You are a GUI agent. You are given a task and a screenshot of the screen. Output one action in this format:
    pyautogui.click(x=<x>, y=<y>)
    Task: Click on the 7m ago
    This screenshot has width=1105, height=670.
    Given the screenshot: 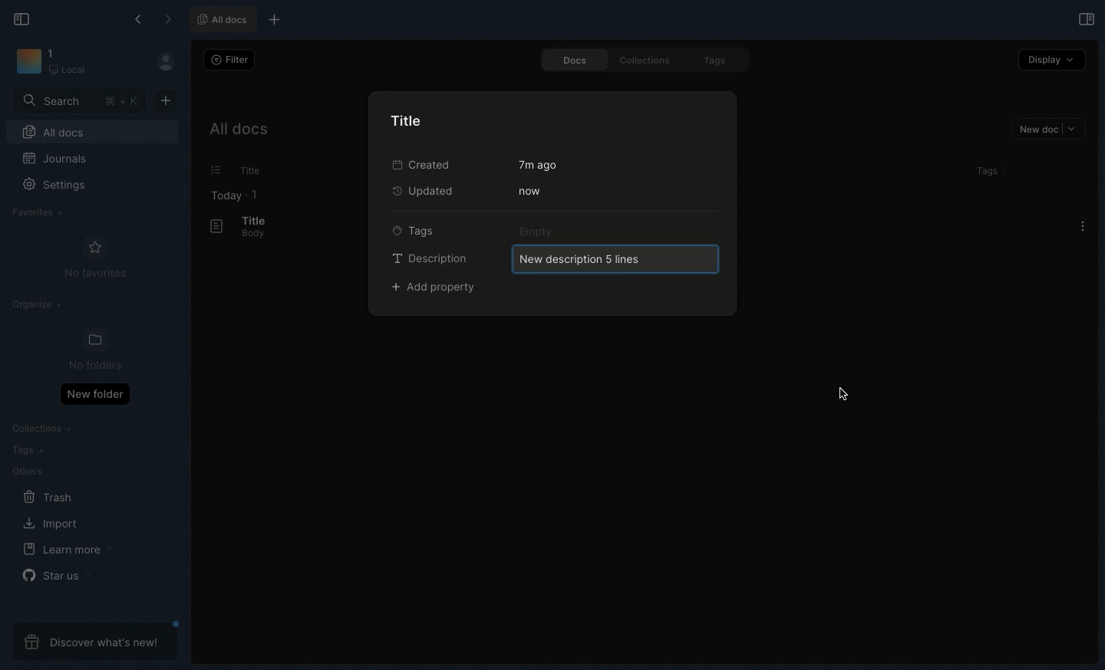 What is the action you would take?
    pyautogui.click(x=540, y=165)
    